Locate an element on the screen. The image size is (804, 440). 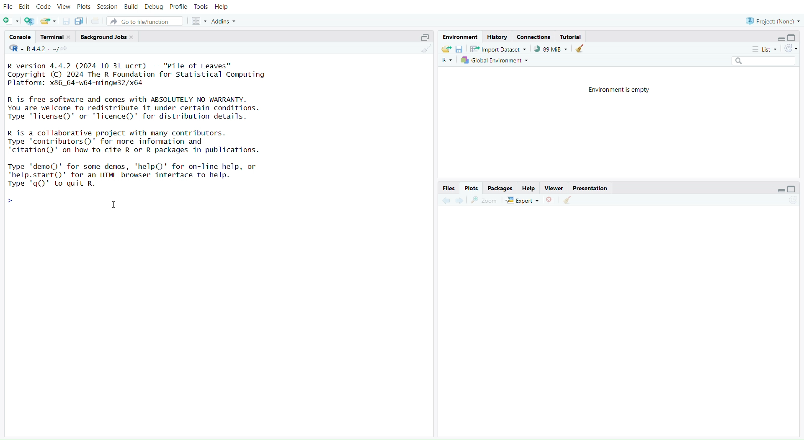
Go forward to the next source location (Ctrl + F10) is located at coordinates (460, 199).